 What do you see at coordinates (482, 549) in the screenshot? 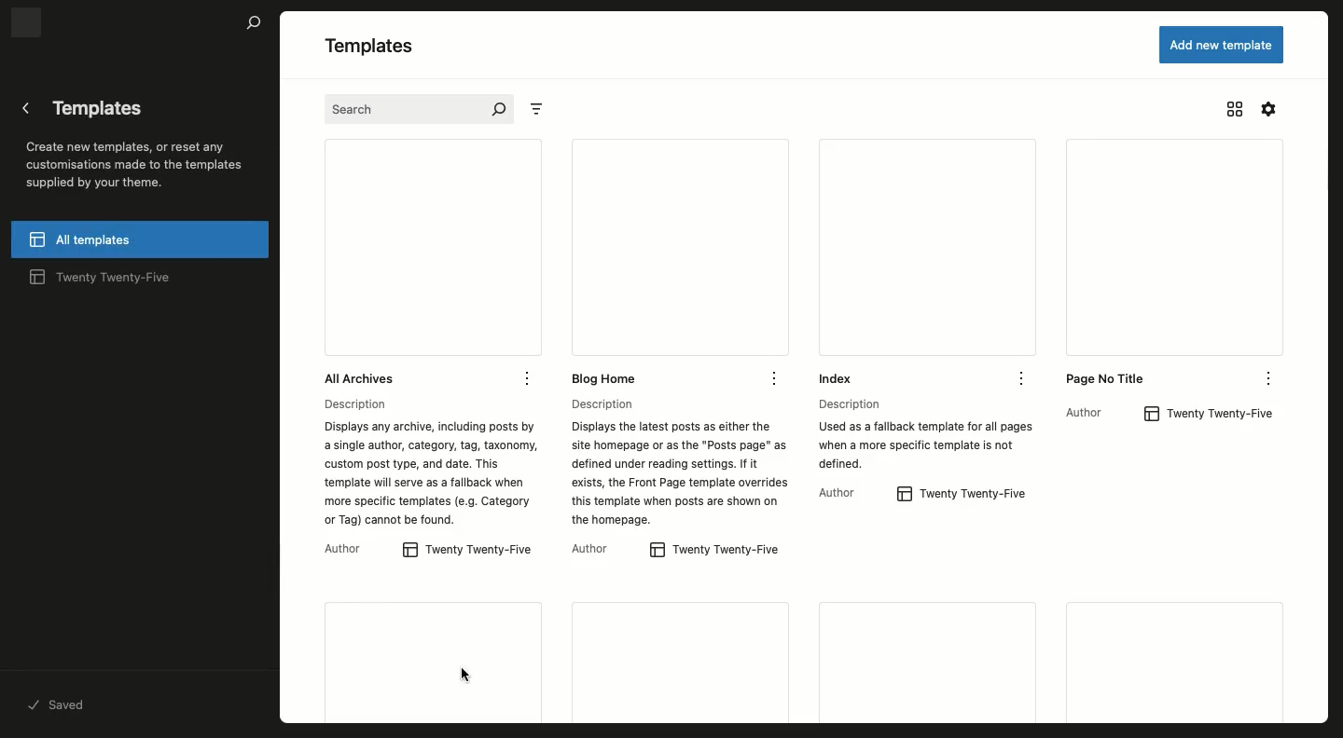
I see `2025` at bounding box center [482, 549].